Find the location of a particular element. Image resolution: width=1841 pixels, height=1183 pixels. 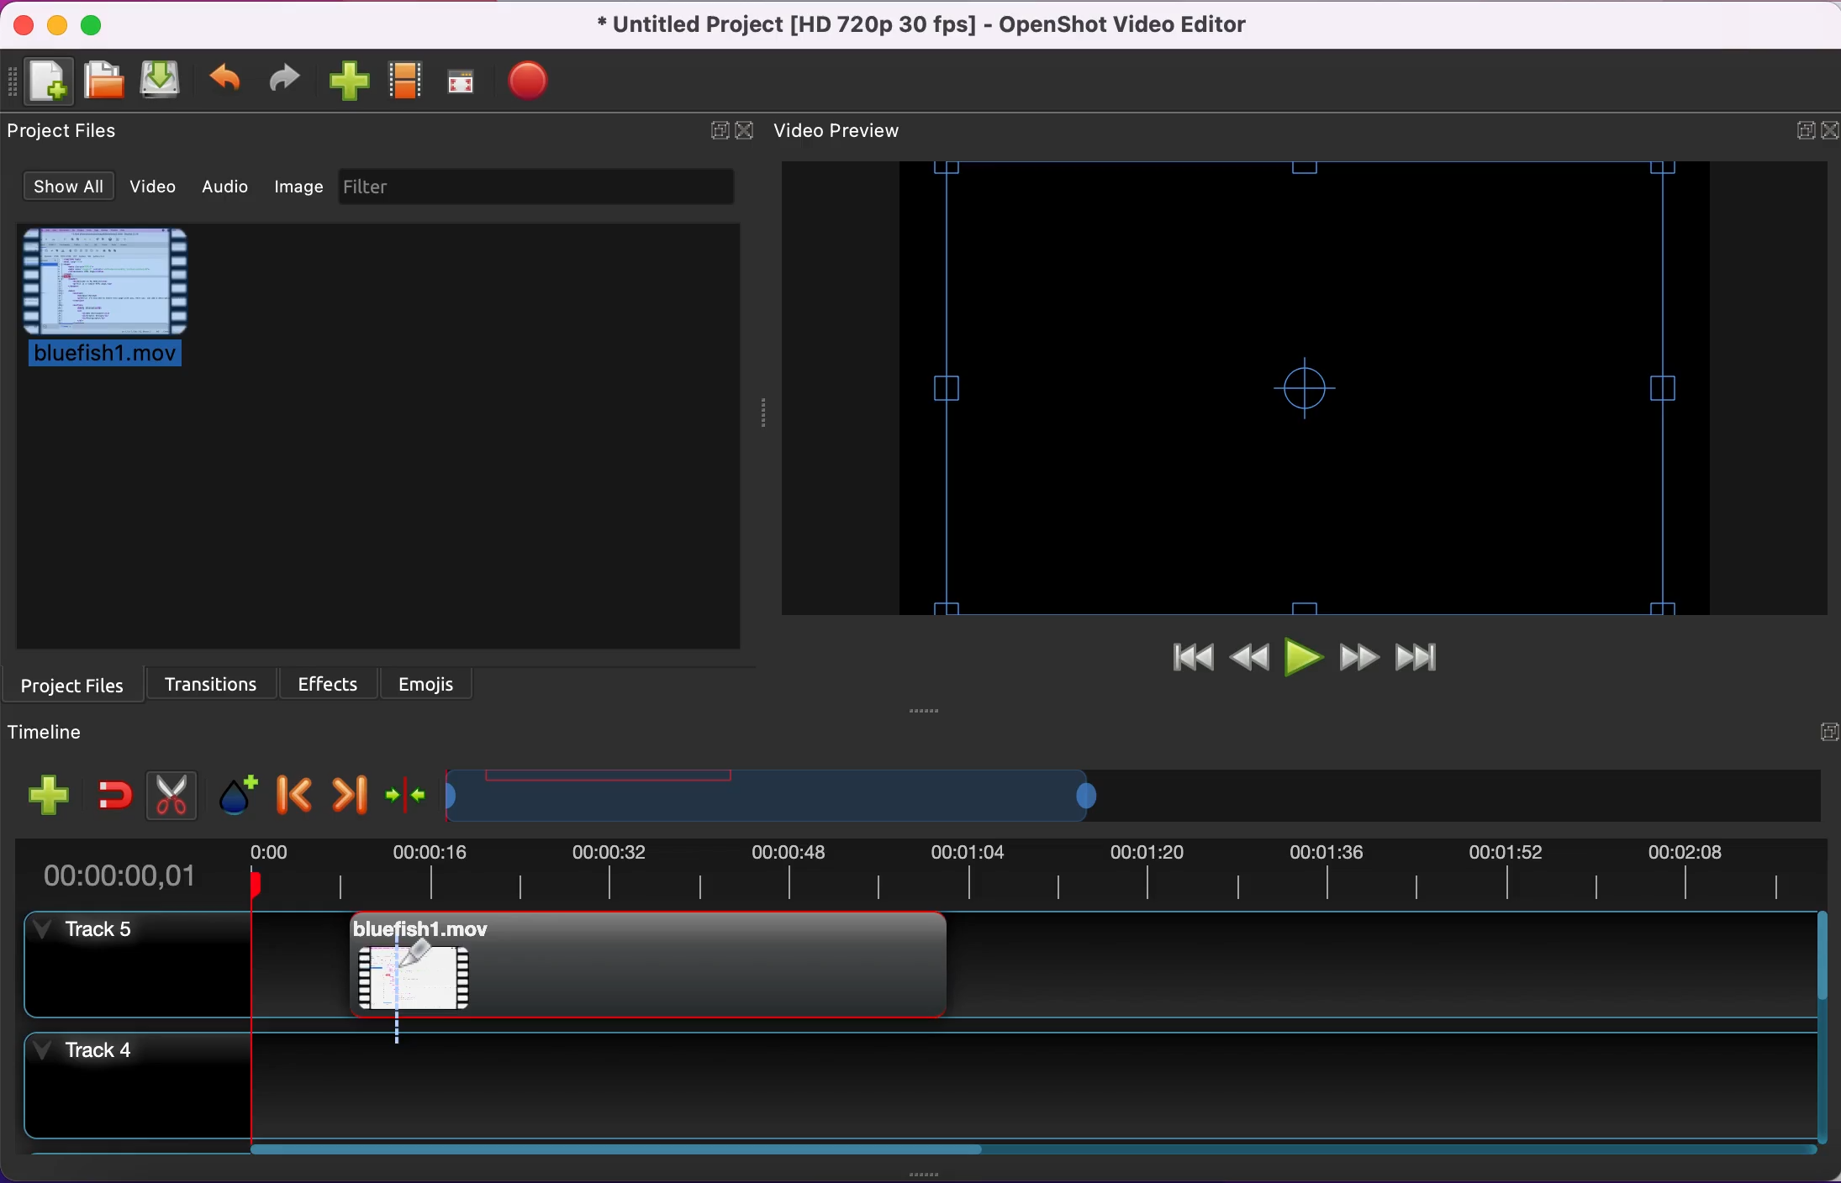

center the timeline is located at coordinates (403, 795).